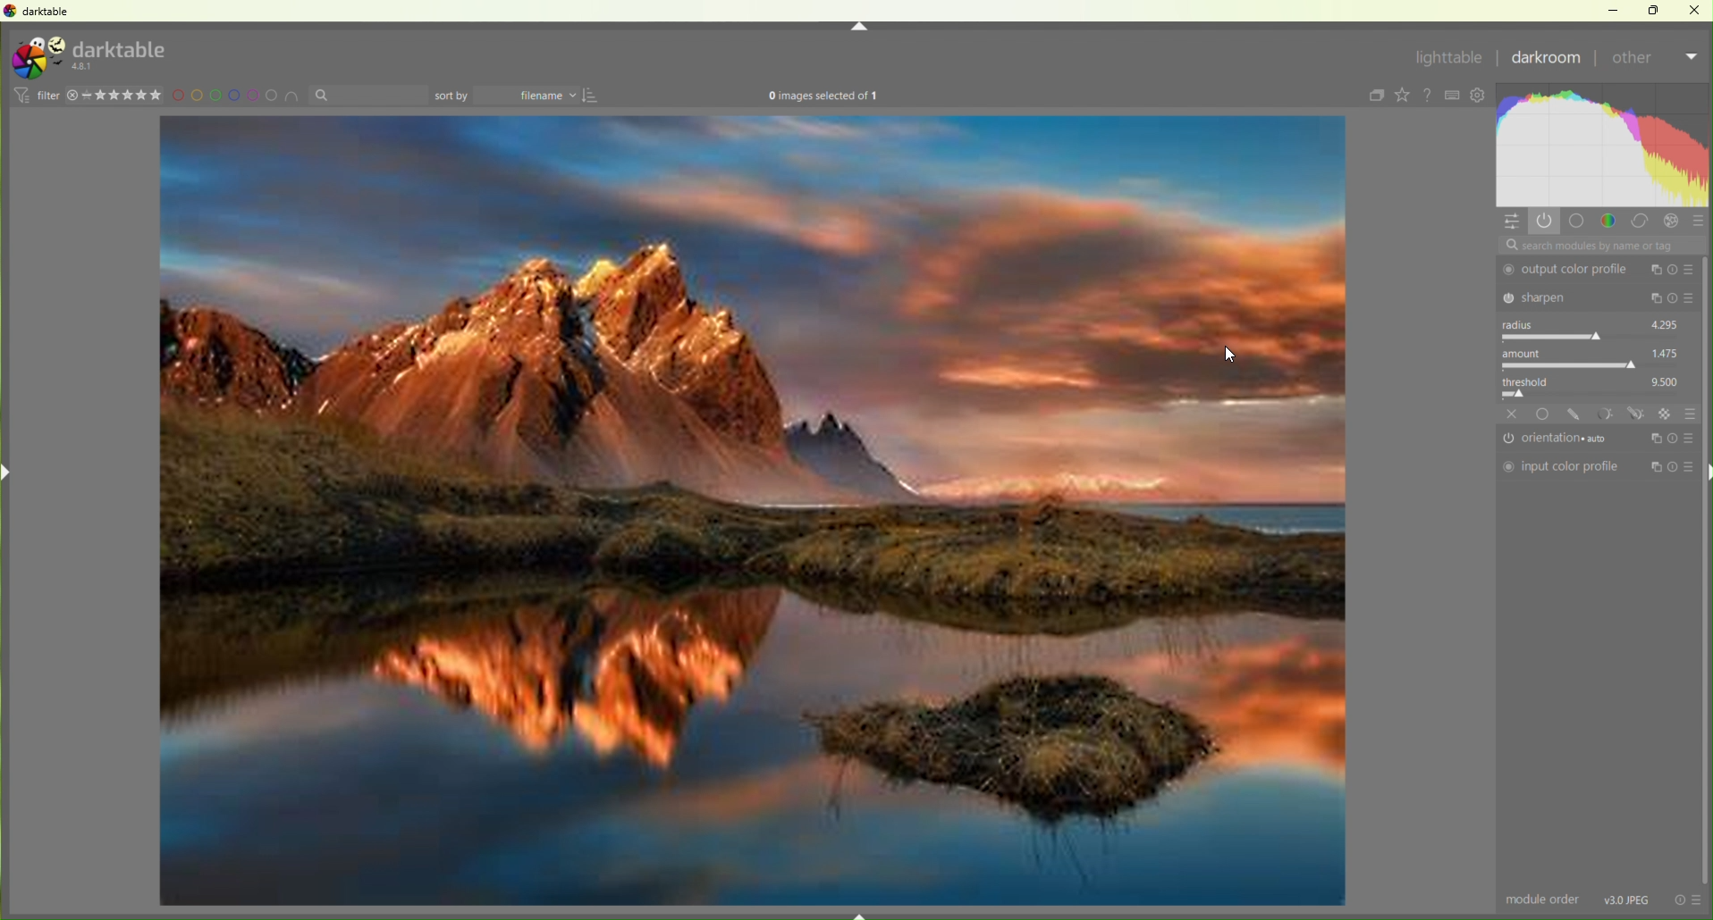  Describe the element at coordinates (1674, 222) in the screenshot. I see `Effects` at that location.